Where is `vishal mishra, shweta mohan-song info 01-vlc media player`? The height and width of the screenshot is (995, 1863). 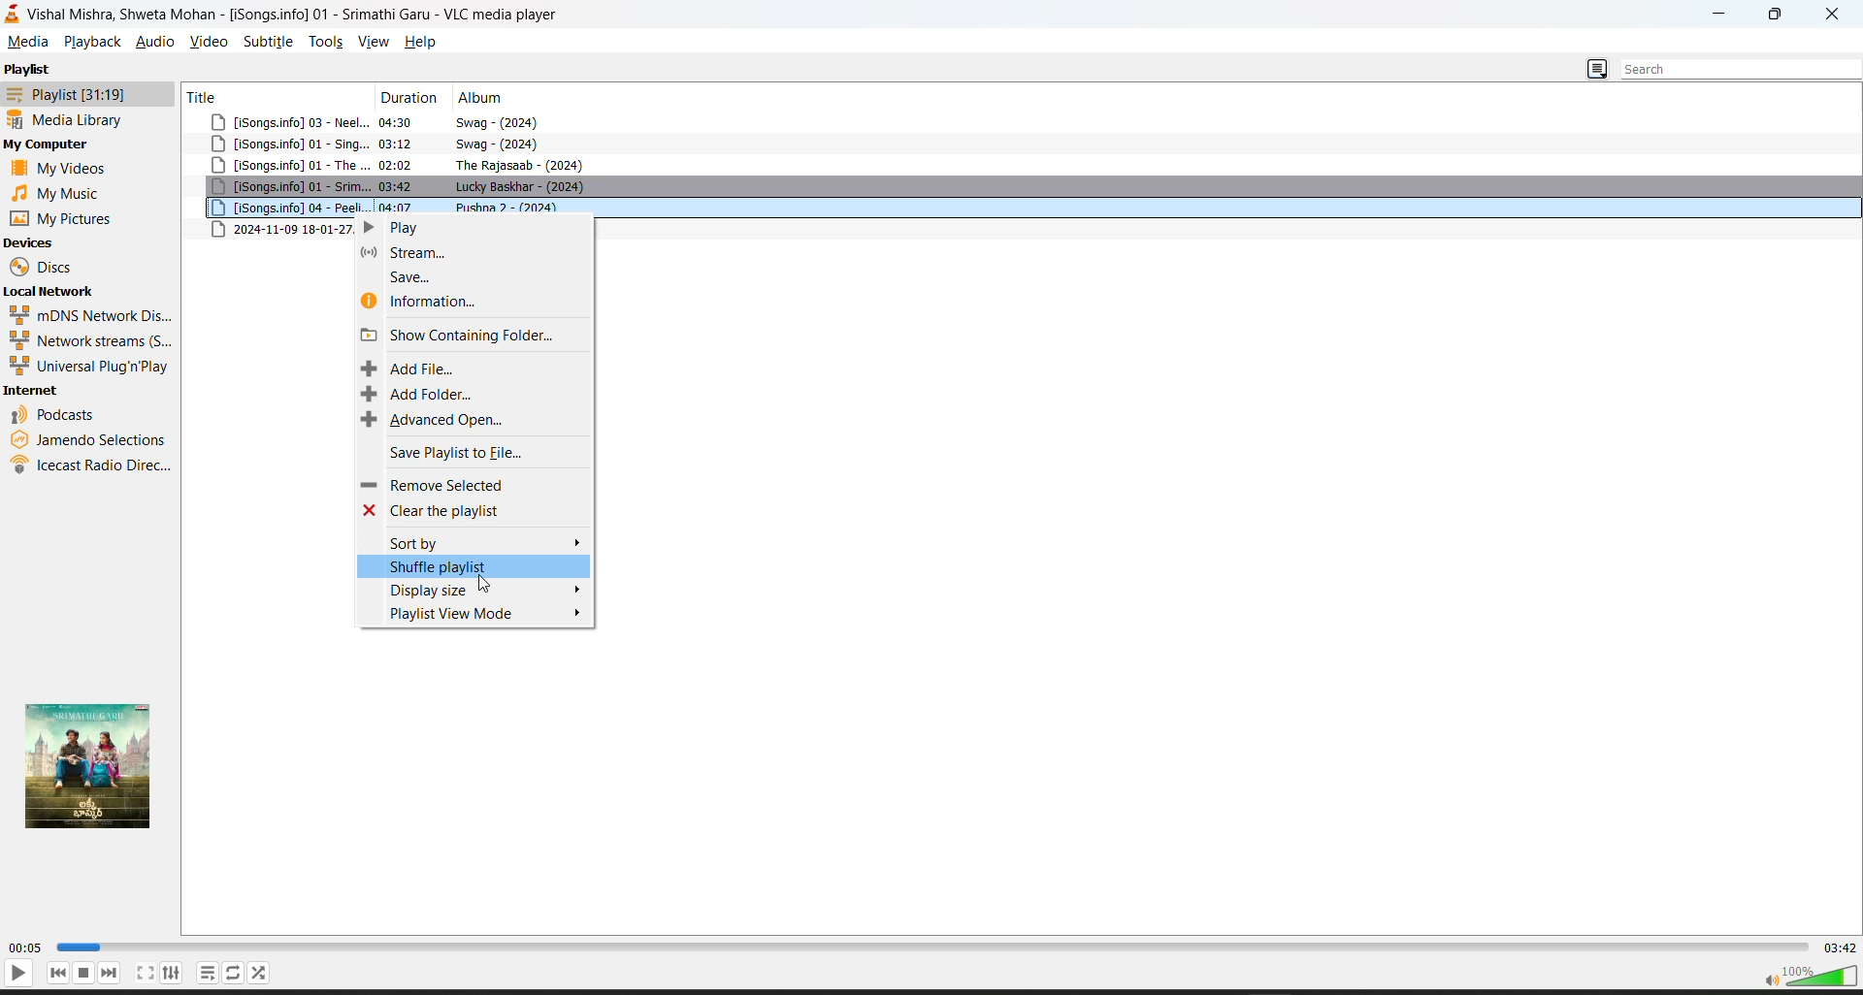
vishal mishra, shweta mohan-song info 01-vlc media player is located at coordinates (300, 12).